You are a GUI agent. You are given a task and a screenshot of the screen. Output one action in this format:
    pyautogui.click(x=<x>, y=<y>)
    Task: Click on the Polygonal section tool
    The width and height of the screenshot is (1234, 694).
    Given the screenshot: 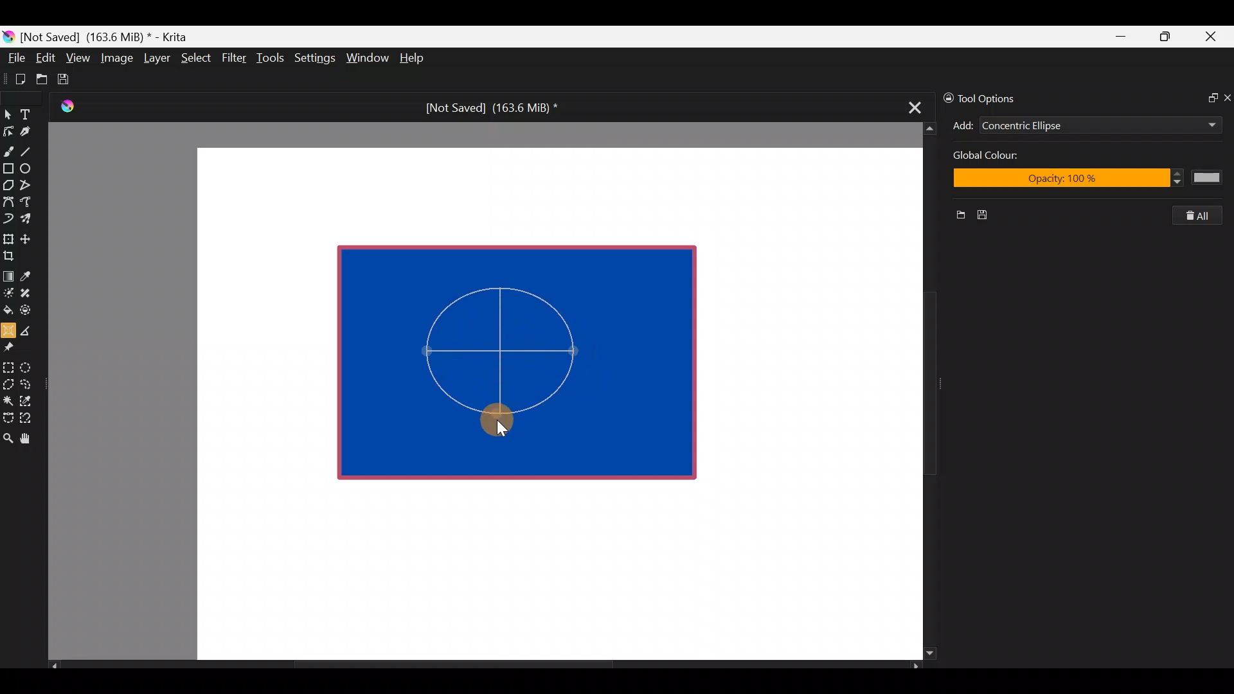 What is the action you would take?
    pyautogui.click(x=8, y=381)
    